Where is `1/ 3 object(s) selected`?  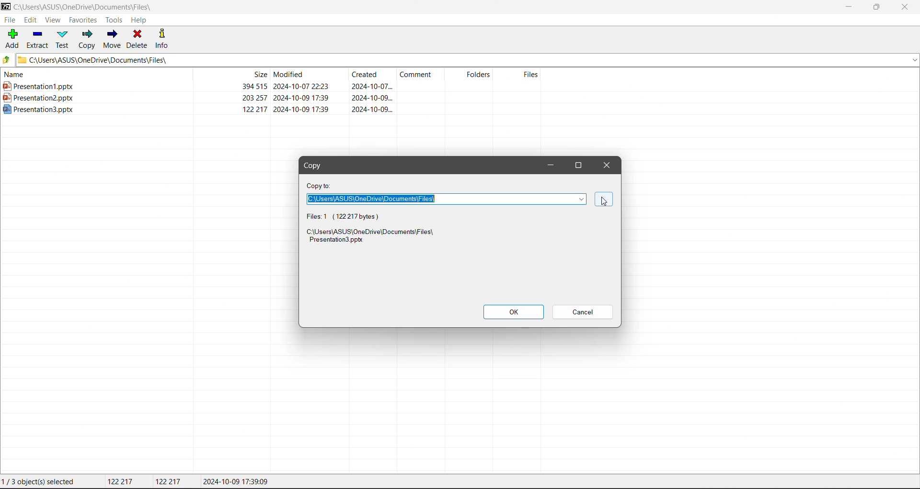 1/ 3 object(s) selected is located at coordinates (40, 482).